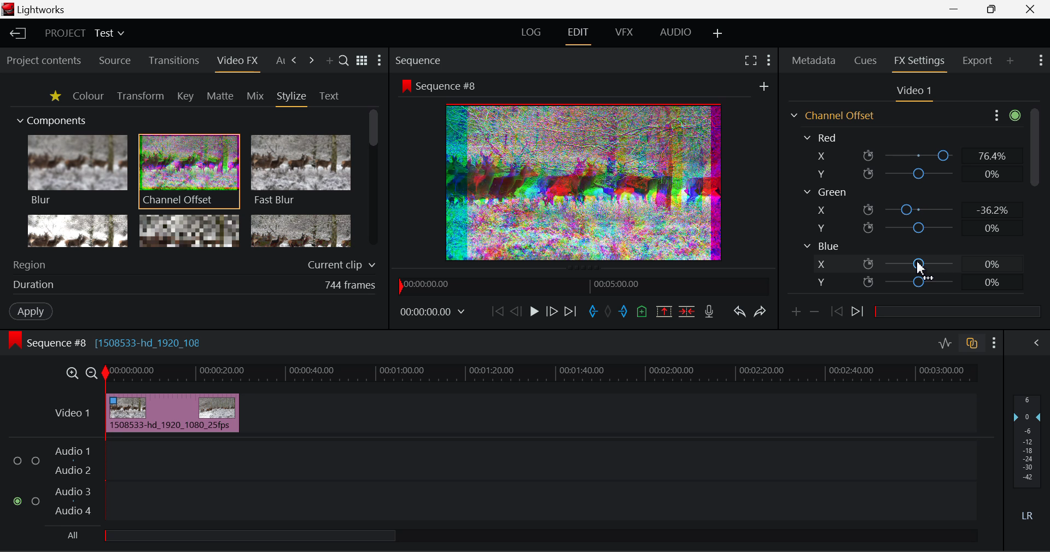  Describe the element at coordinates (837, 312) in the screenshot. I see `Previous keyframe` at that location.